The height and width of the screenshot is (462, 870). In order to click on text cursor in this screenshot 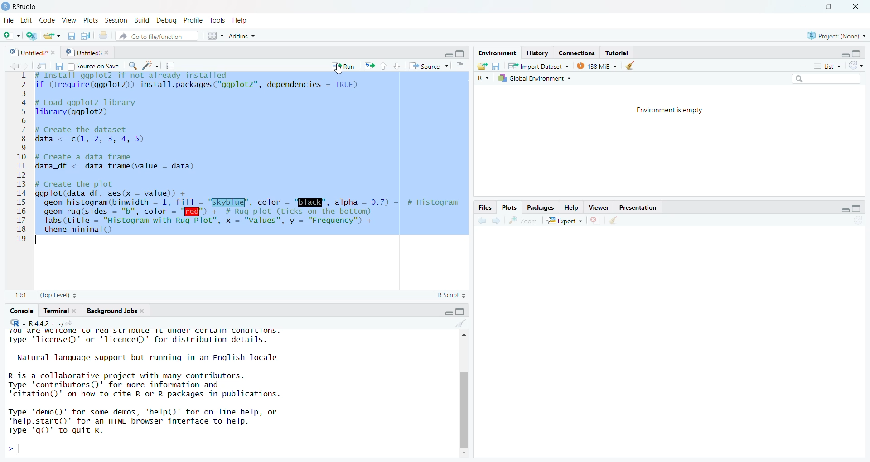, I will do `click(167, 222)`.